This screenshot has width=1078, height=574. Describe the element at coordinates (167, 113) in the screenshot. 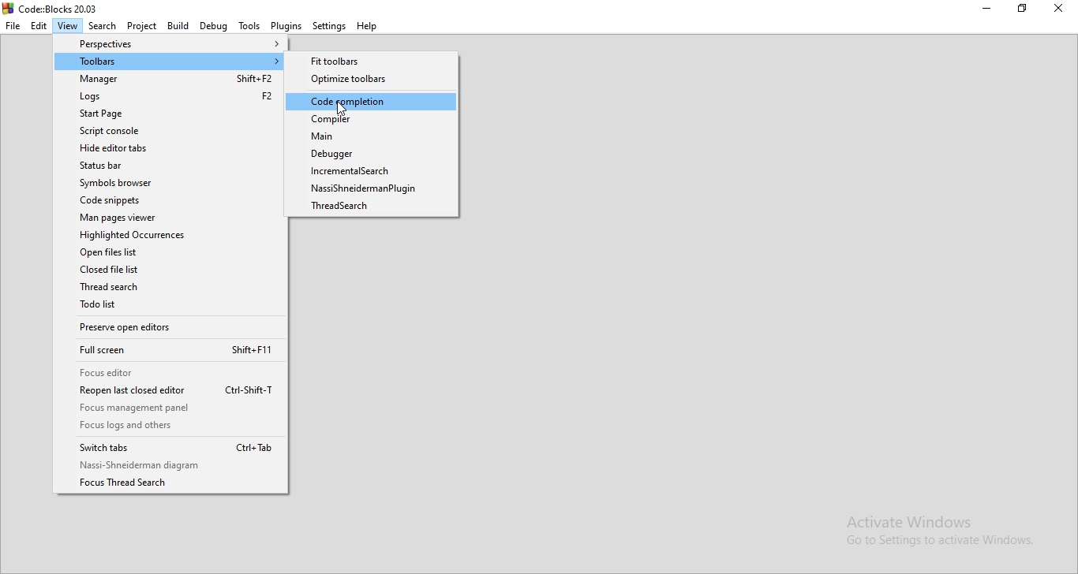

I see `Start Page` at that location.